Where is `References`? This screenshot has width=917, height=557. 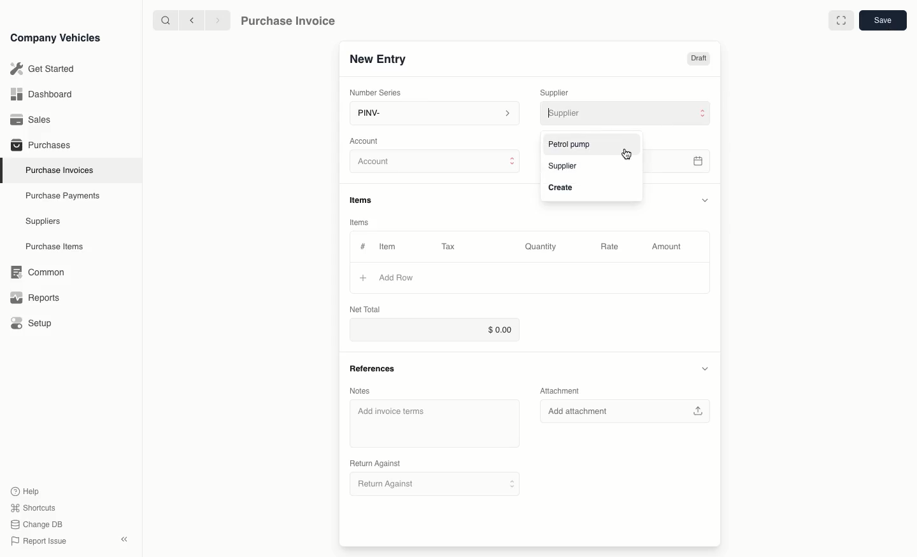
References is located at coordinates (372, 370).